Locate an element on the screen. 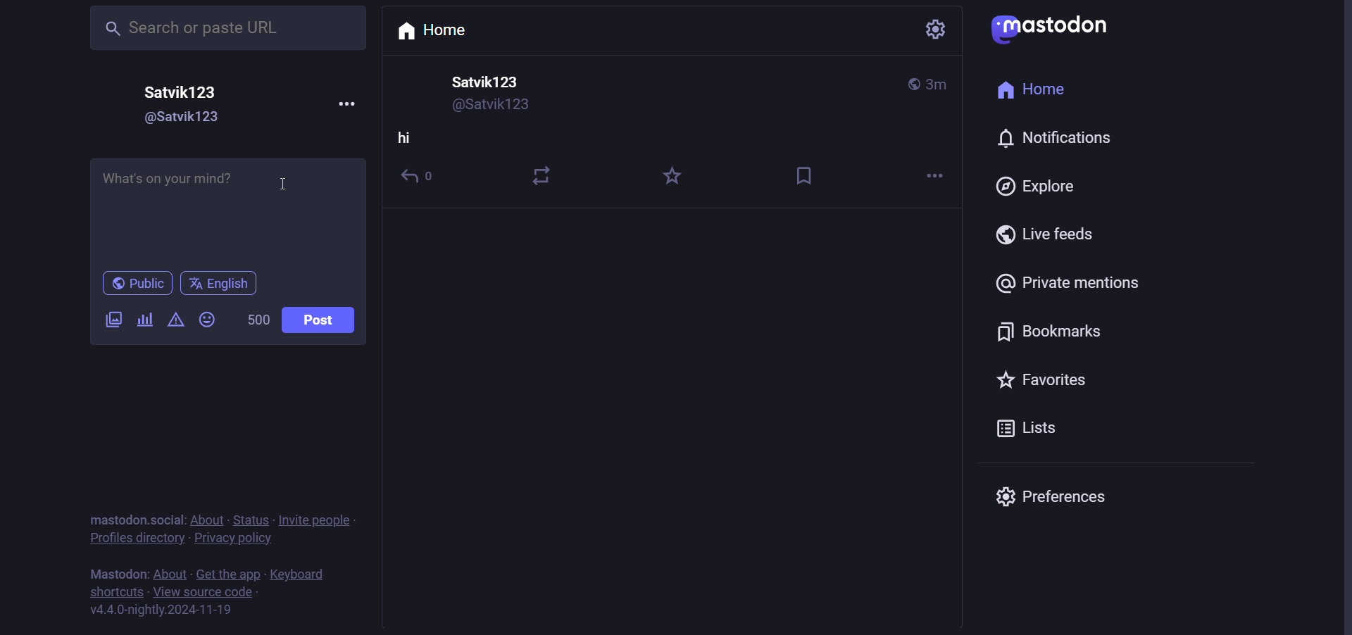 The image size is (1352, 635). version is located at coordinates (160, 610).